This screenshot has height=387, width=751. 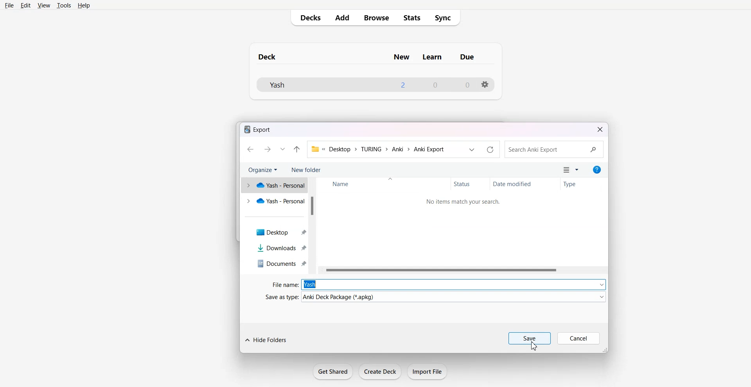 What do you see at coordinates (534, 346) in the screenshot?
I see `cursor` at bounding box center [534, 346].